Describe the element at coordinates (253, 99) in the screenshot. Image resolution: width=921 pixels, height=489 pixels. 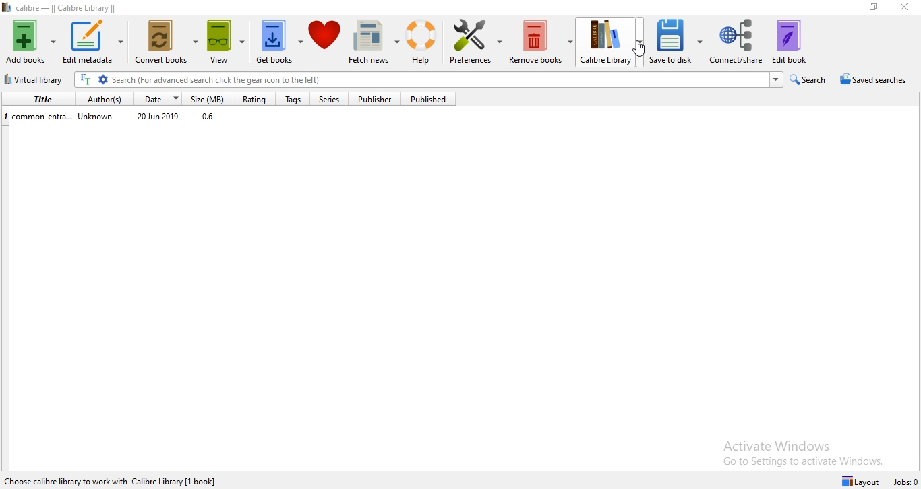
I see `Rating` at that location.